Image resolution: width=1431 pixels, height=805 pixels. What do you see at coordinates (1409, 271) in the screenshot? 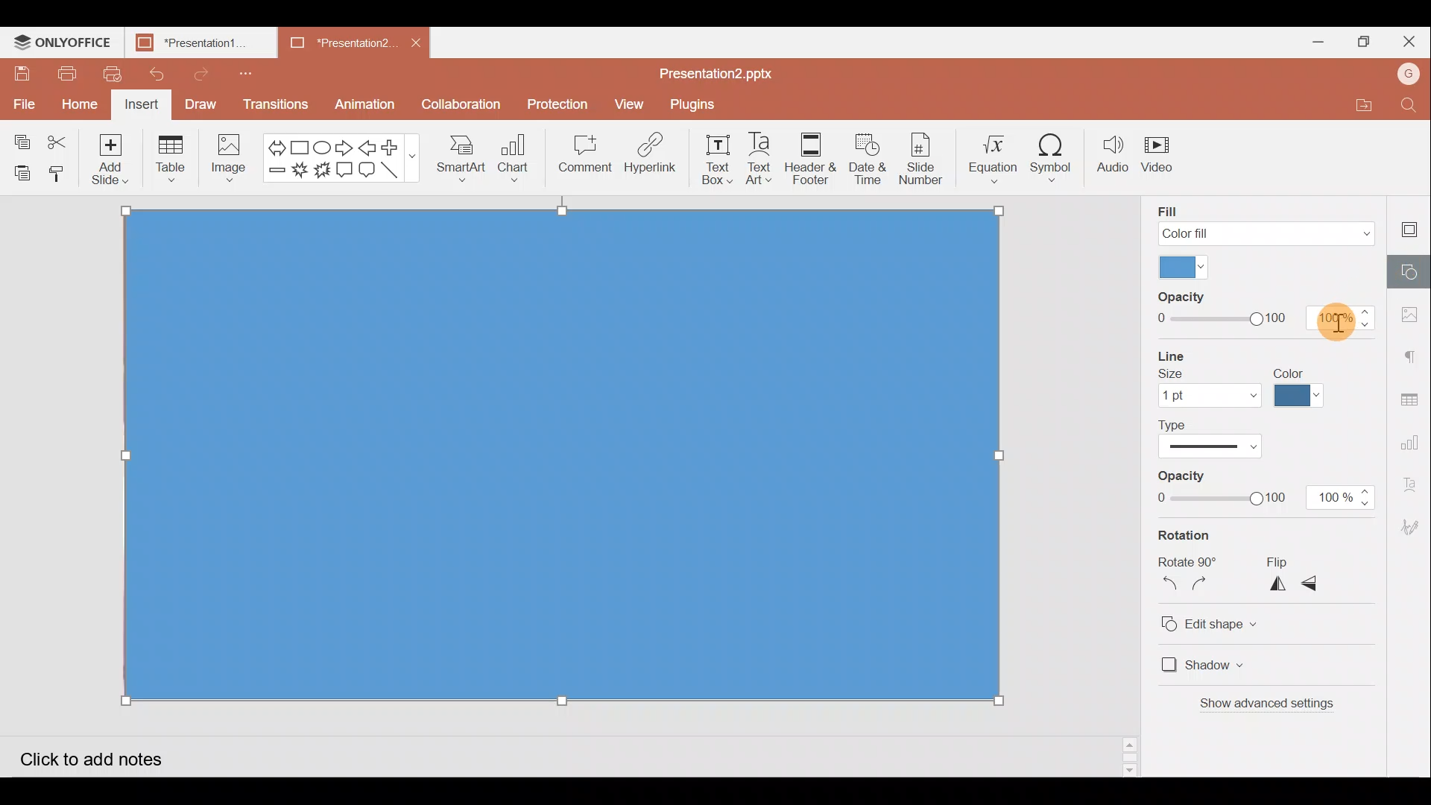
I see `Shape settings` at bounding box center [1409, 271].